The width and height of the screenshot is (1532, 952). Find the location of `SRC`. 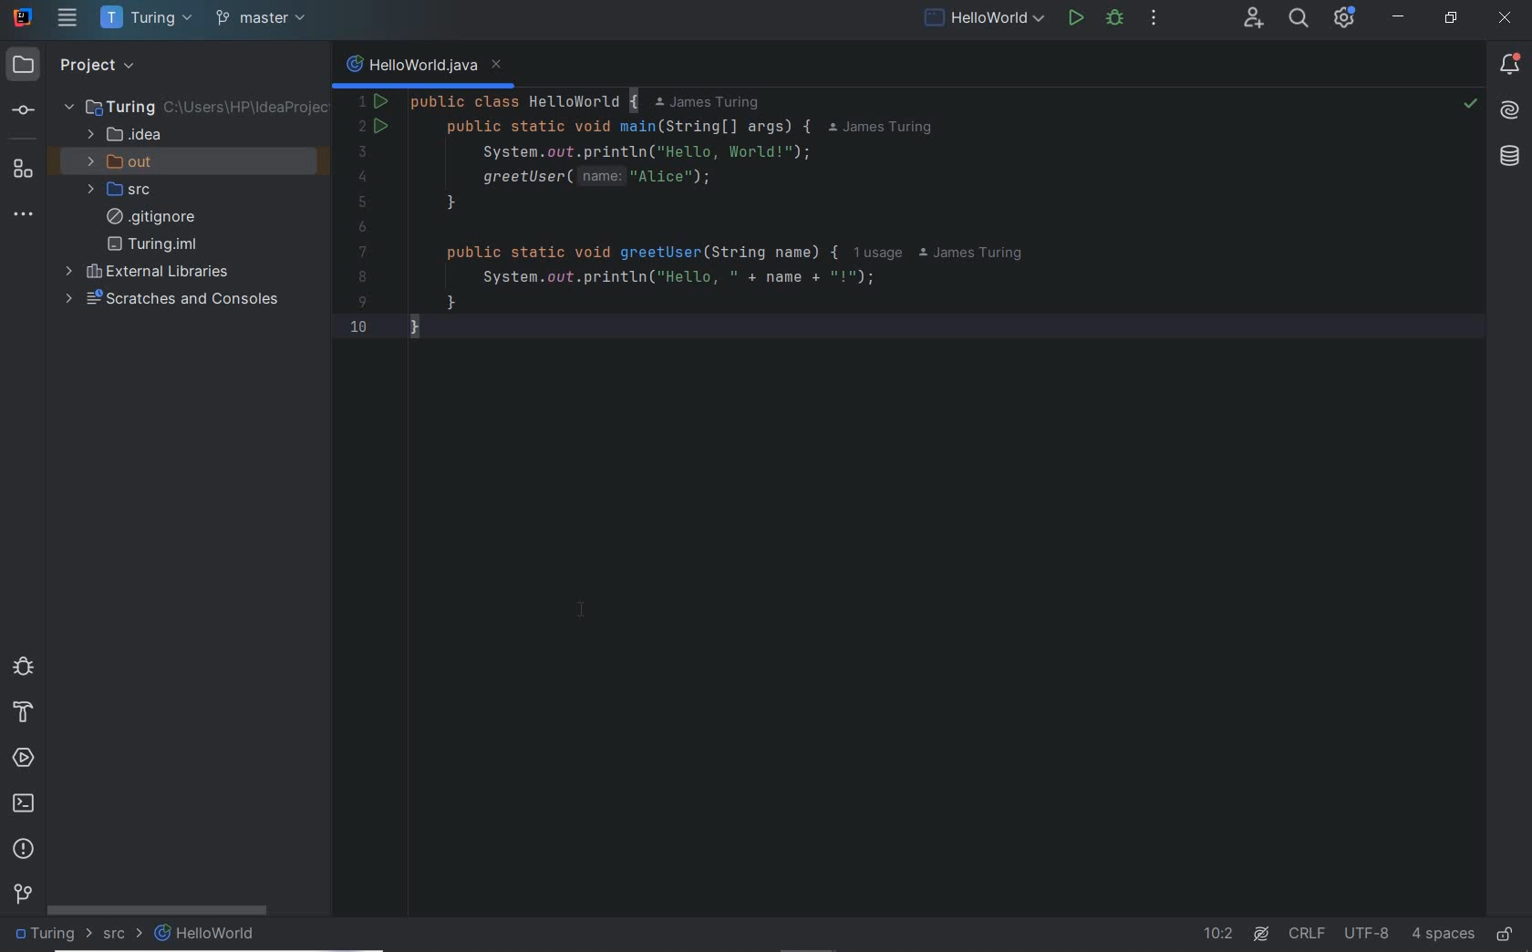

SRC is located at coordinates (123, 935).